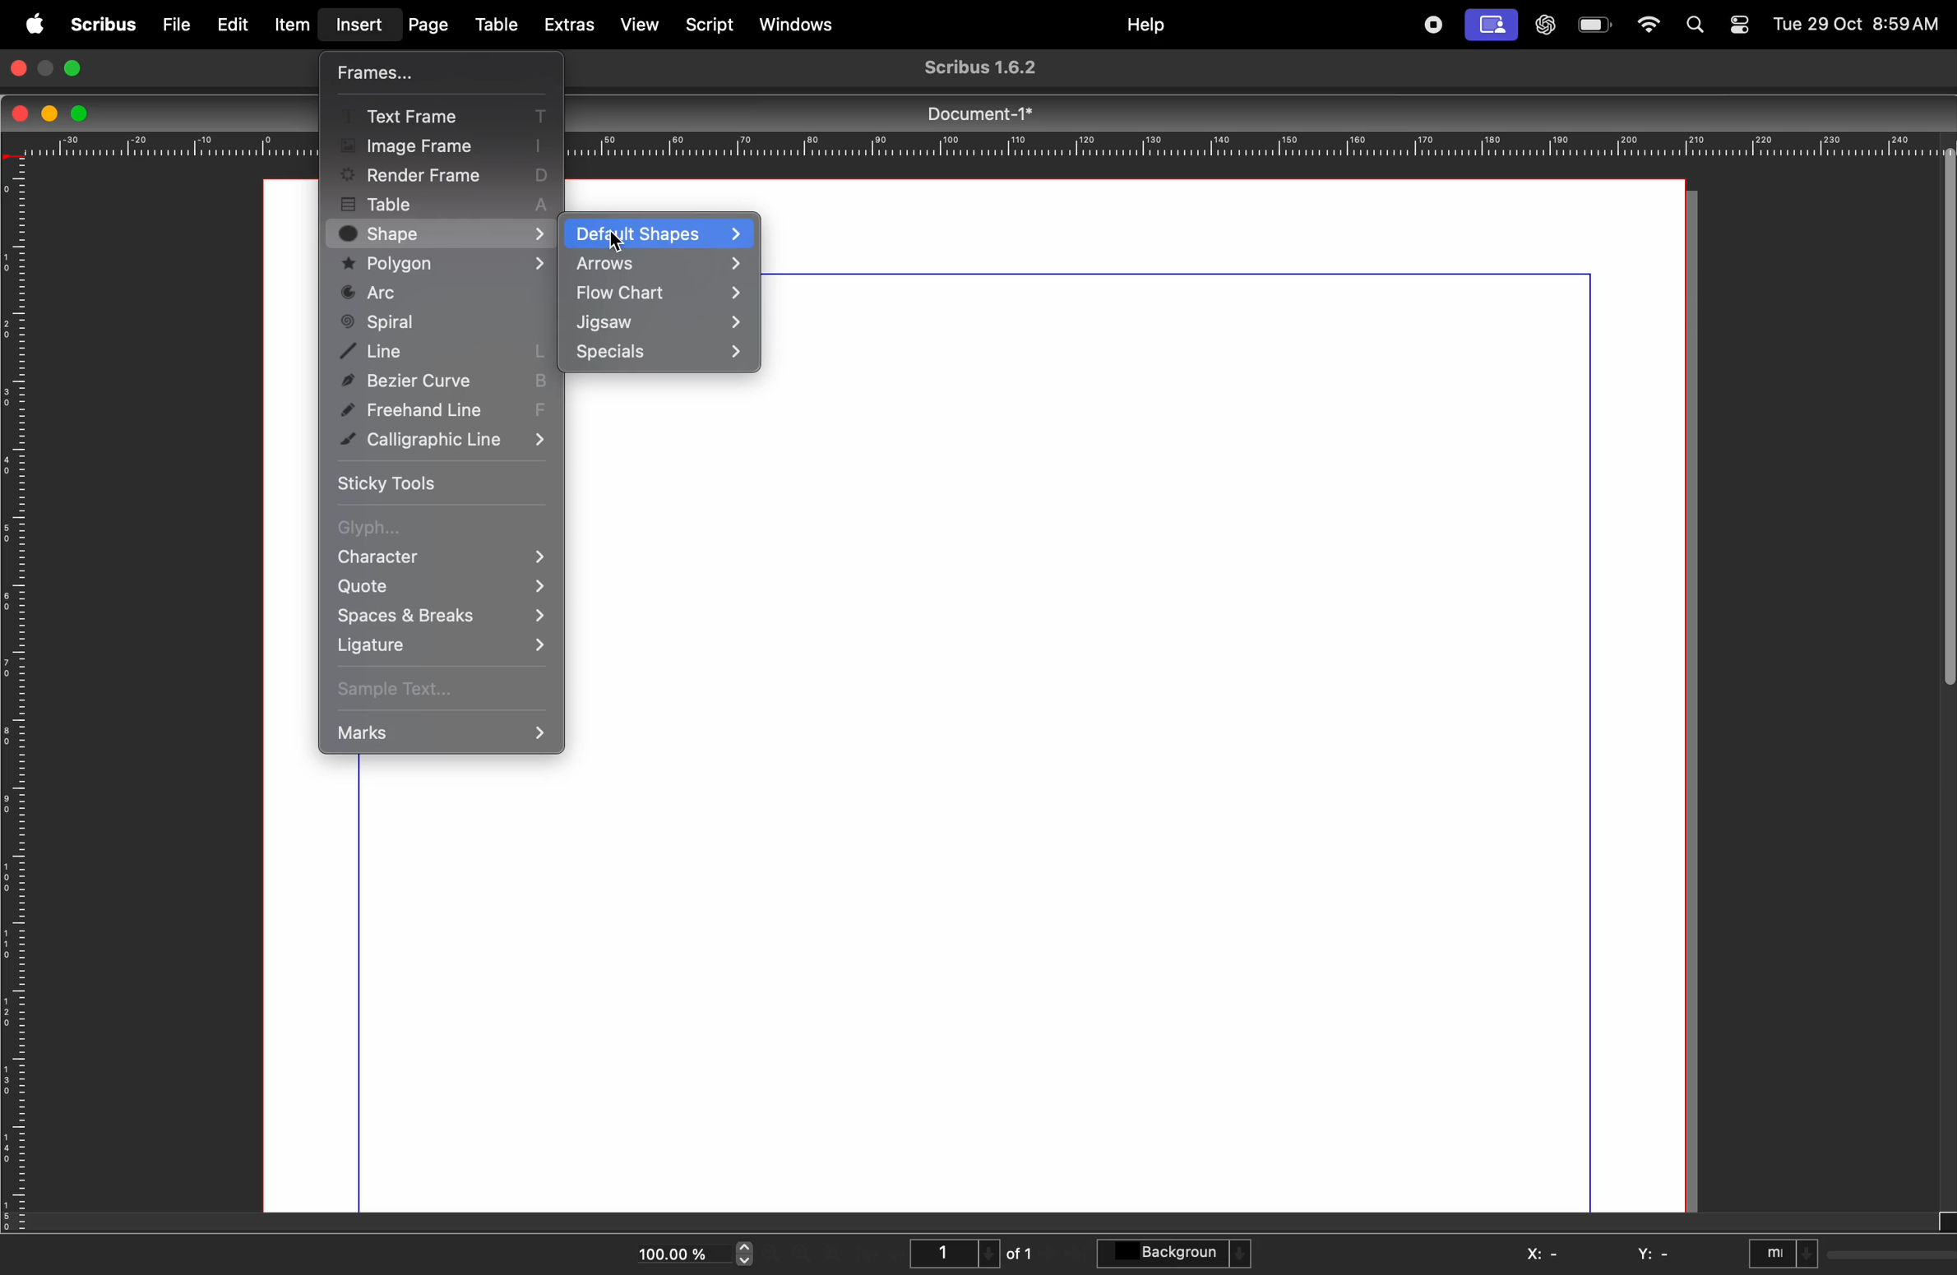 The height and width of the screenshot is (1275, 1957). Describe the element at coordinates (799, 23) in the screenshot. I see `windows` at that location.